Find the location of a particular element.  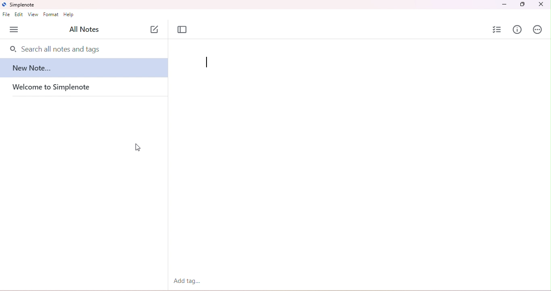

insert checklist is located at coordinates (498, 30).